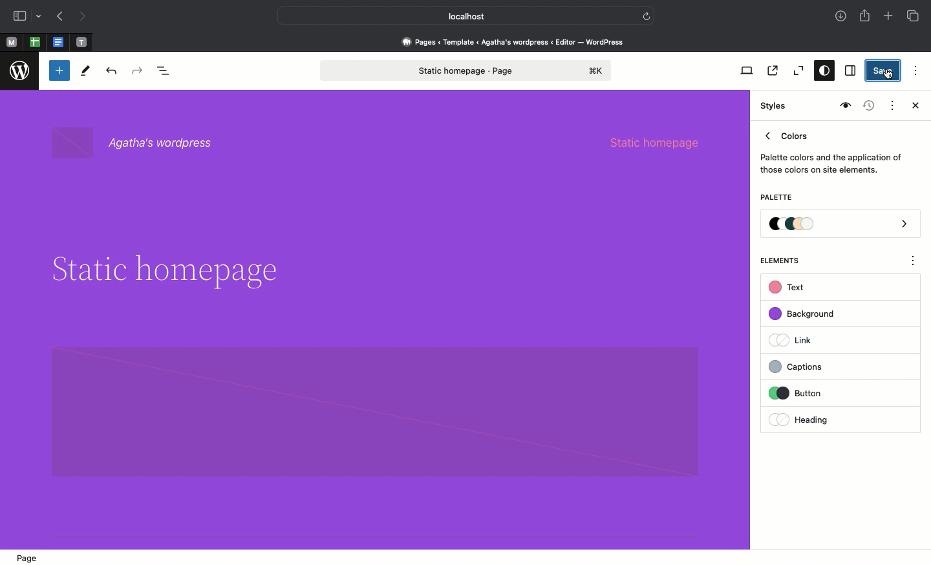 The width and height of the screenshot is (931, 565). I want to click on Settings, so click(849, 71).